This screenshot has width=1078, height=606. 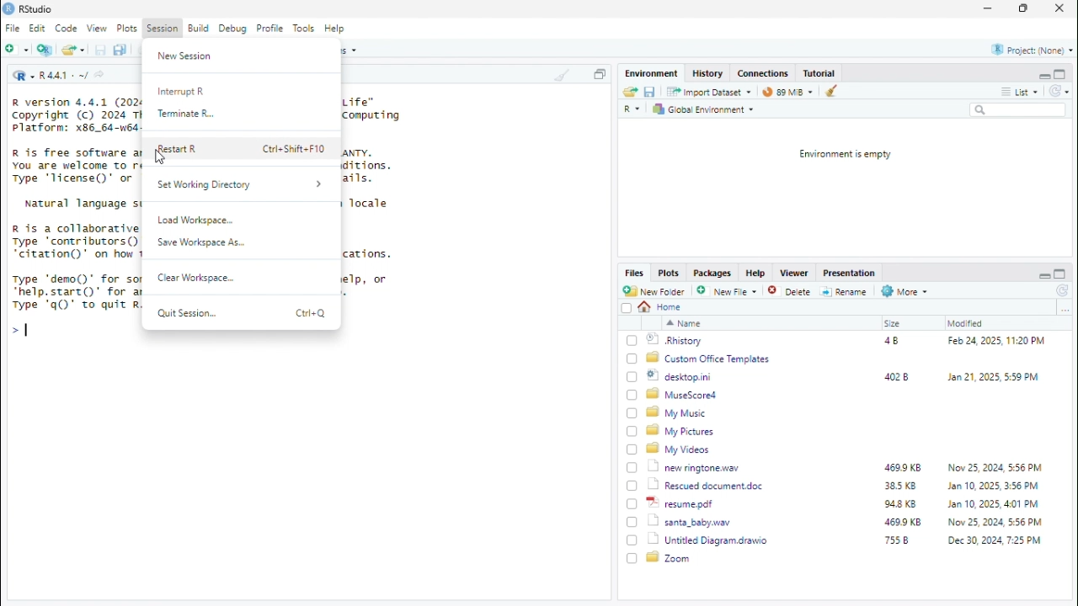 What do you see at coordinates (894, 323) in the screenshot?
I see `Size` at bounding box center [894, 323].